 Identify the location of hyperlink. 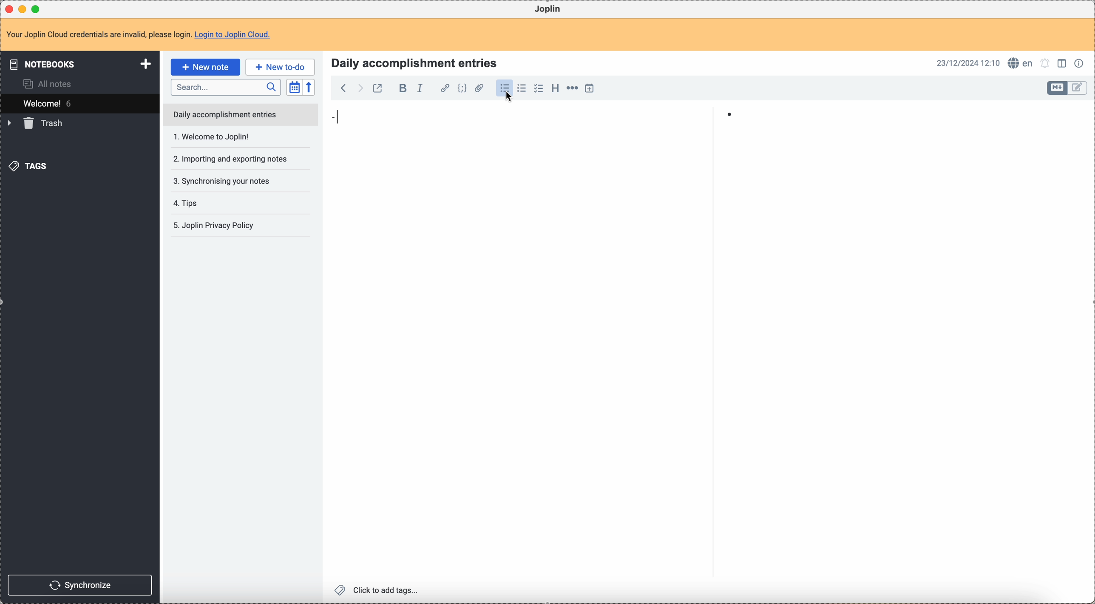
(445, 89).